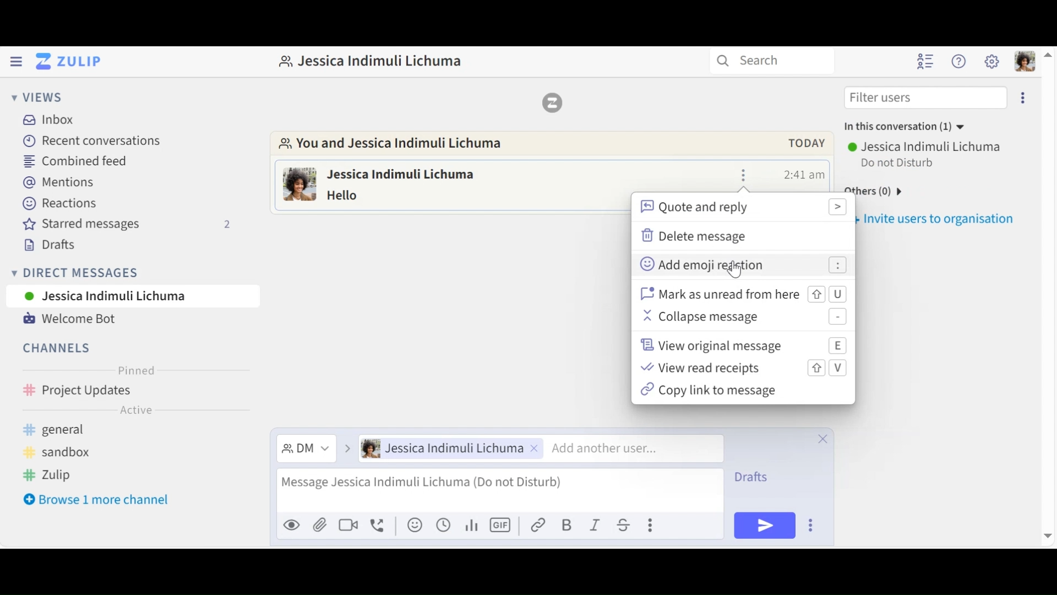 The width and height of the screenshot is (1057, 595). Describe the element at coordinates (539, 524) in the screenshot. I see `Link` at that location.